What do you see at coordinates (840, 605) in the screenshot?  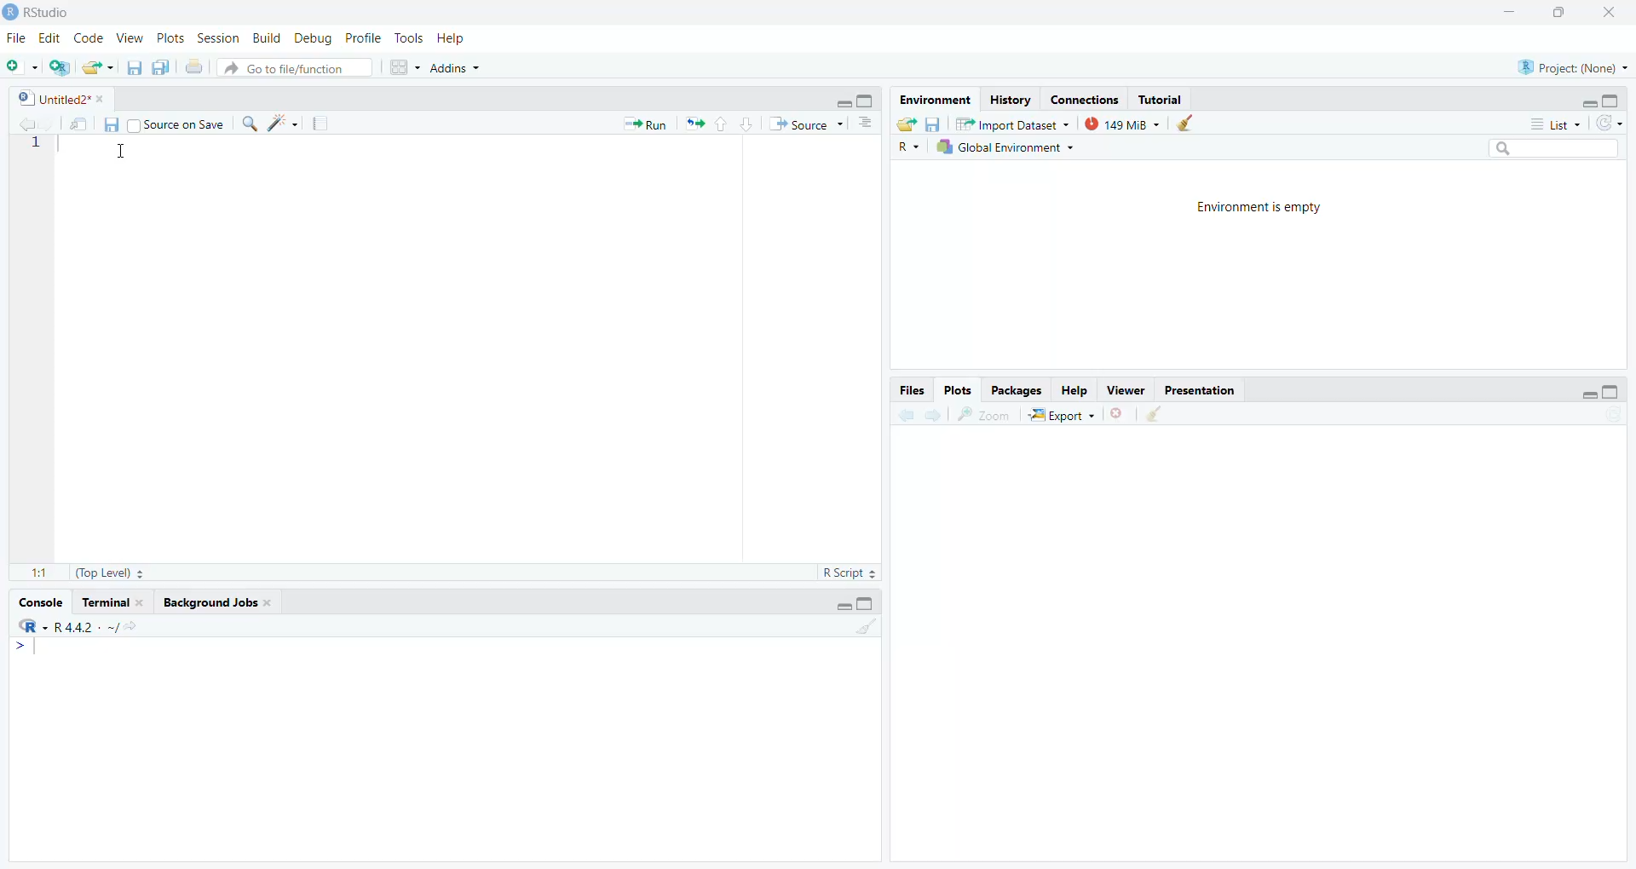 I see `Minimize` at bounding box center [840, 605].